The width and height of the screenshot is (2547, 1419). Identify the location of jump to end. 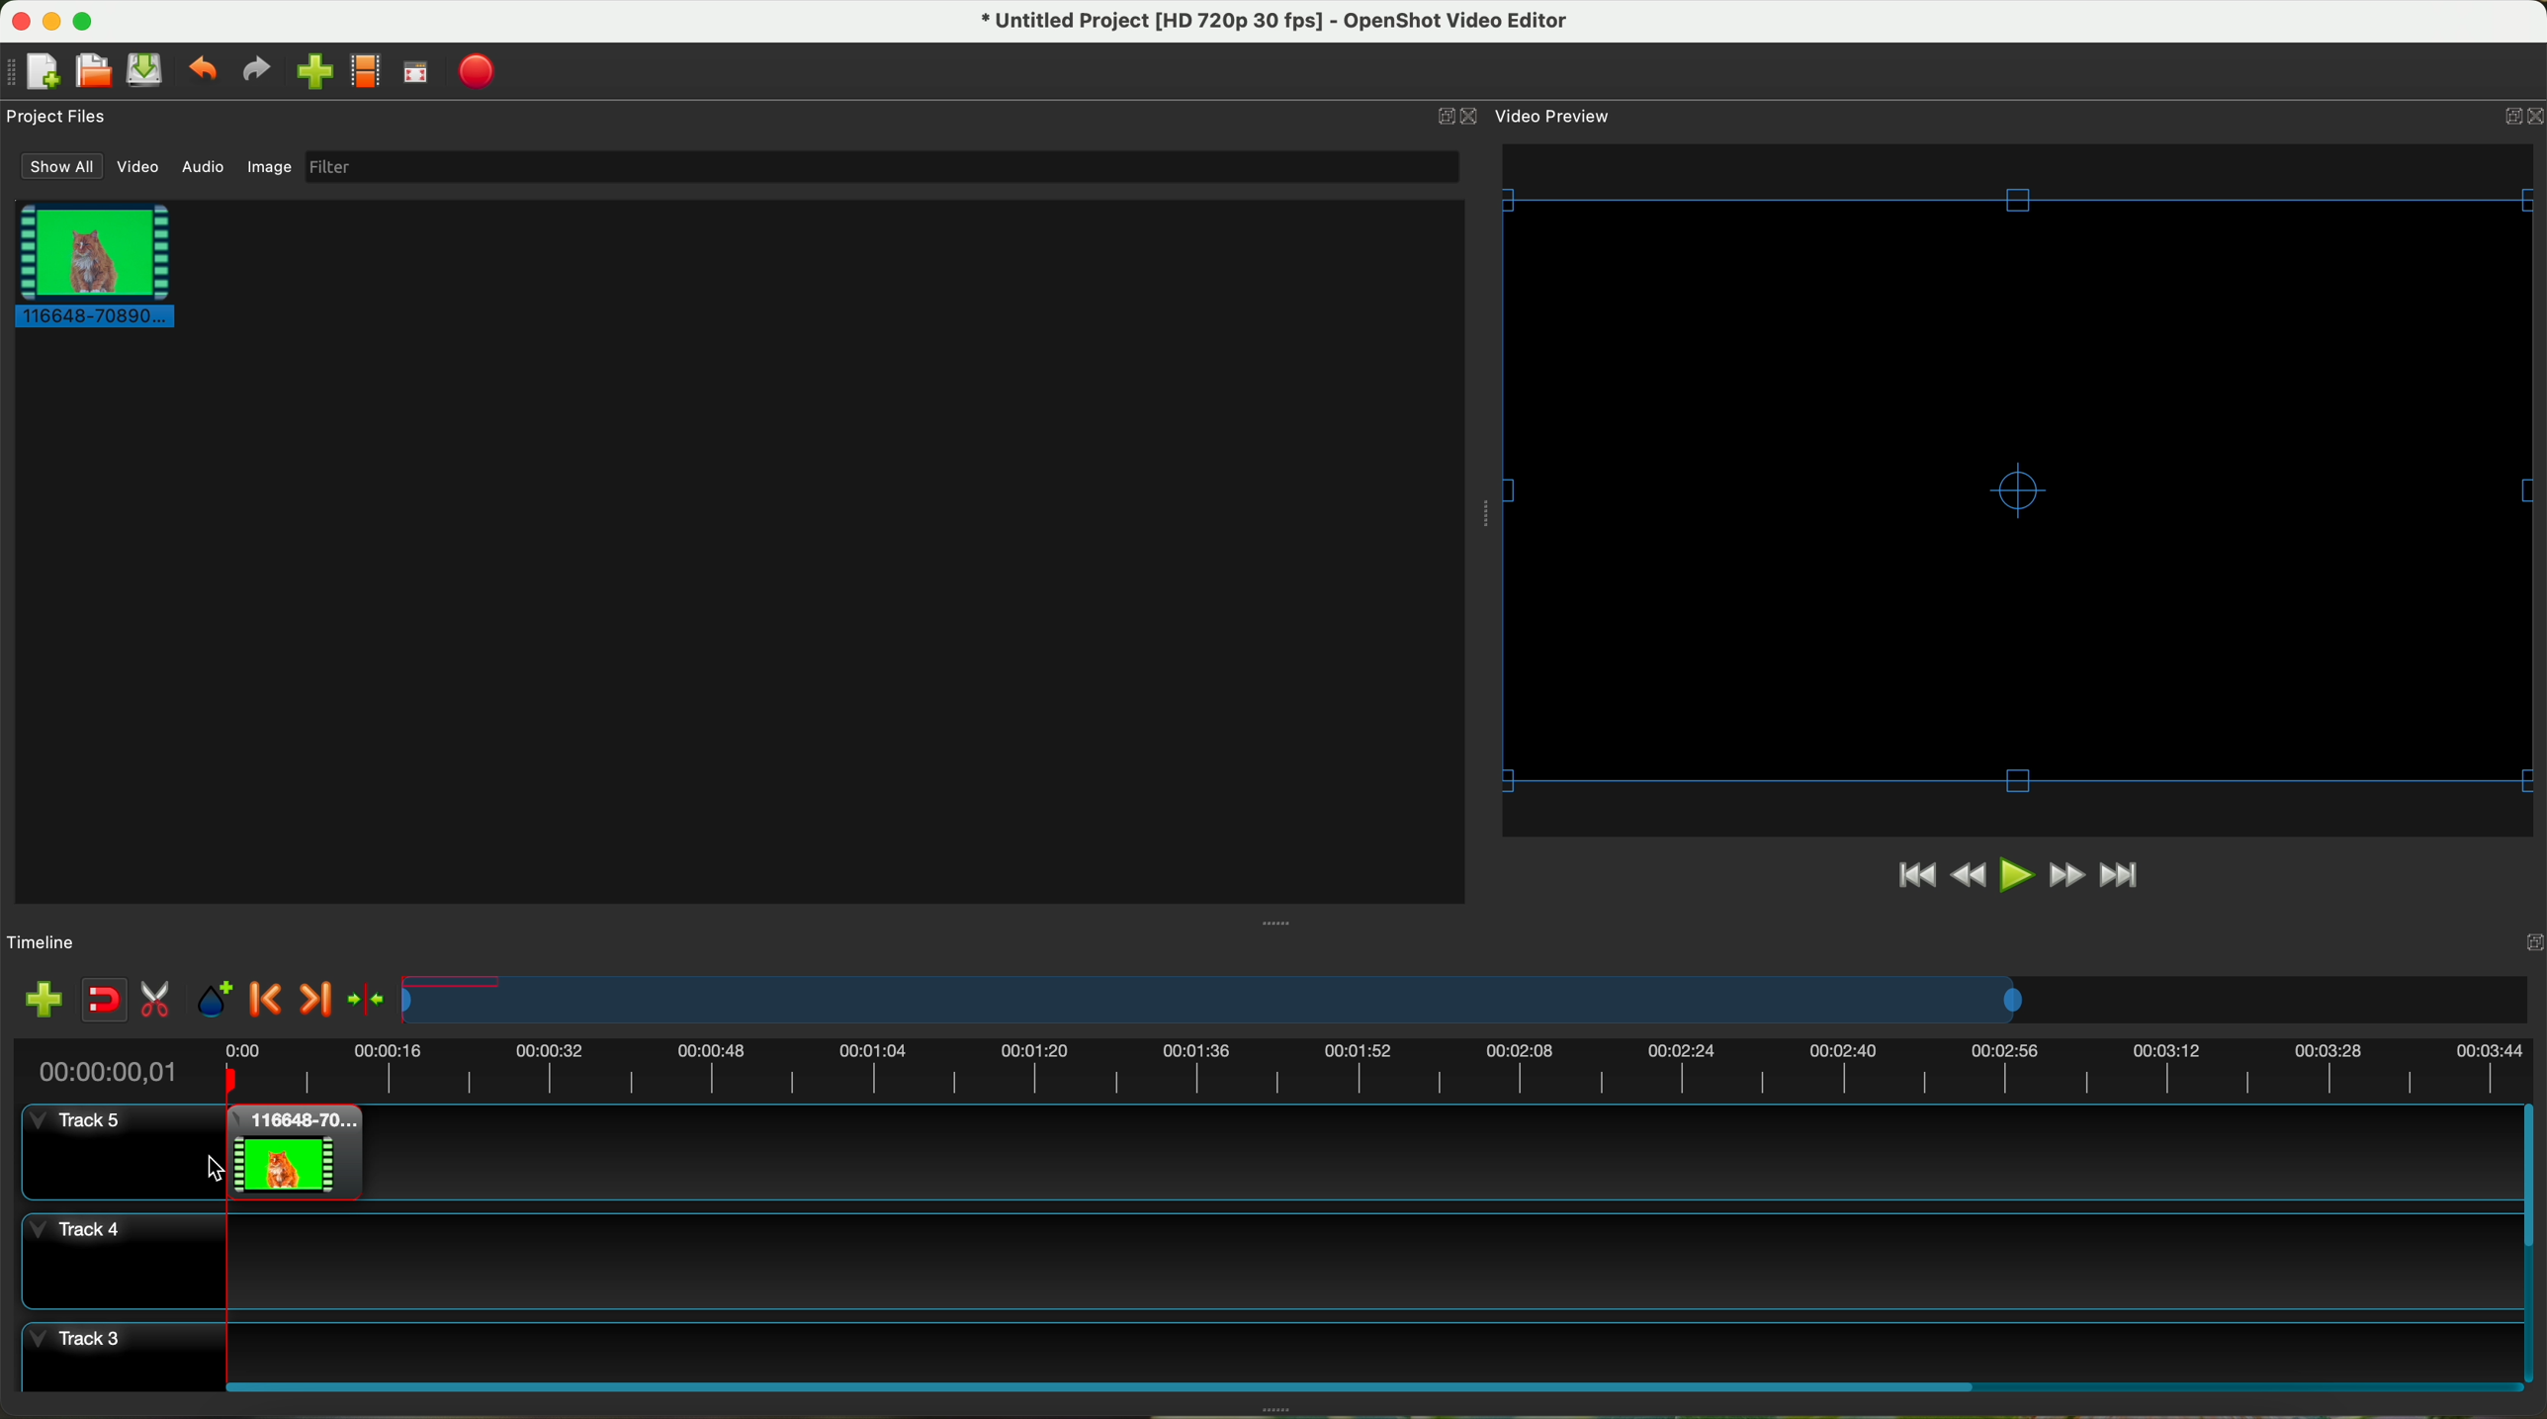
(2122, 877).